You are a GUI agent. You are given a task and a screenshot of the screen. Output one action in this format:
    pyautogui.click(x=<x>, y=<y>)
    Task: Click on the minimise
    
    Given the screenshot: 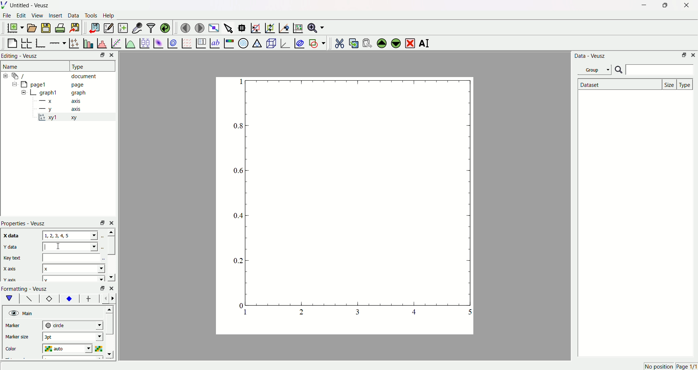 What is the action you would take?
    pyautogui.click(x=100, y=222)
    